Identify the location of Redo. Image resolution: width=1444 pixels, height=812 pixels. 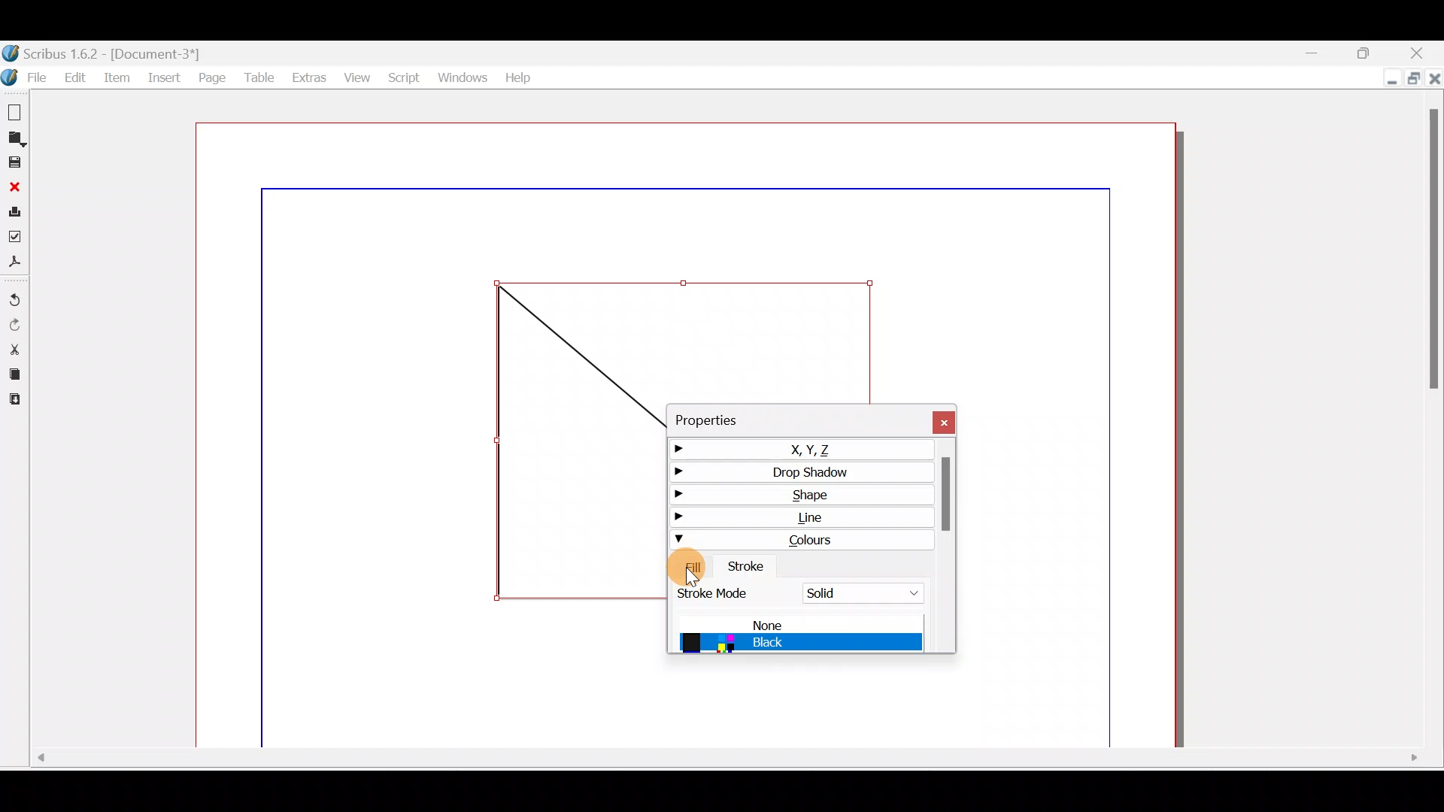
(17, 325).